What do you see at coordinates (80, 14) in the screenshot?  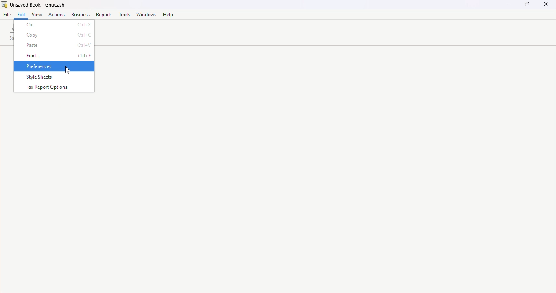 I see `Business` at bounding box center [80, 14].